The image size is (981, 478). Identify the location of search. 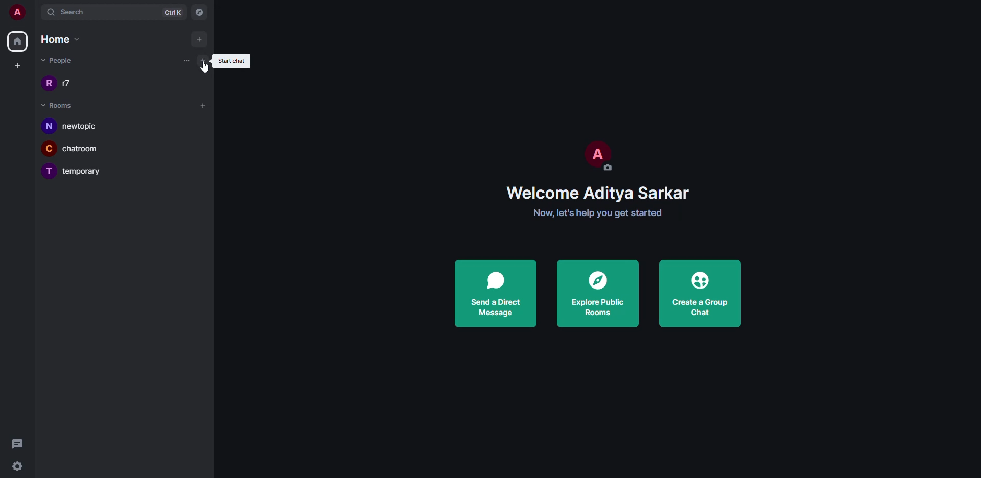
(72, 13).